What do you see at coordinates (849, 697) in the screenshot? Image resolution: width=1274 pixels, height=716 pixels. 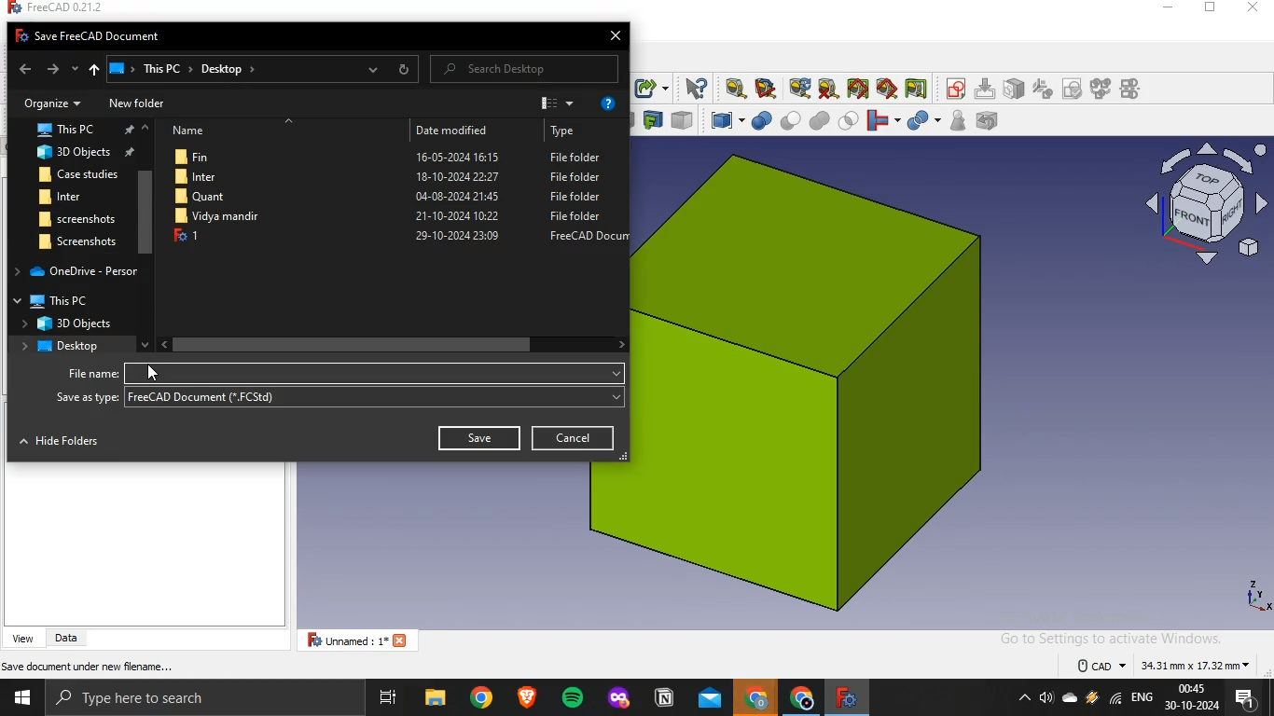 I see `freecad` at bounding box center [849, 697].